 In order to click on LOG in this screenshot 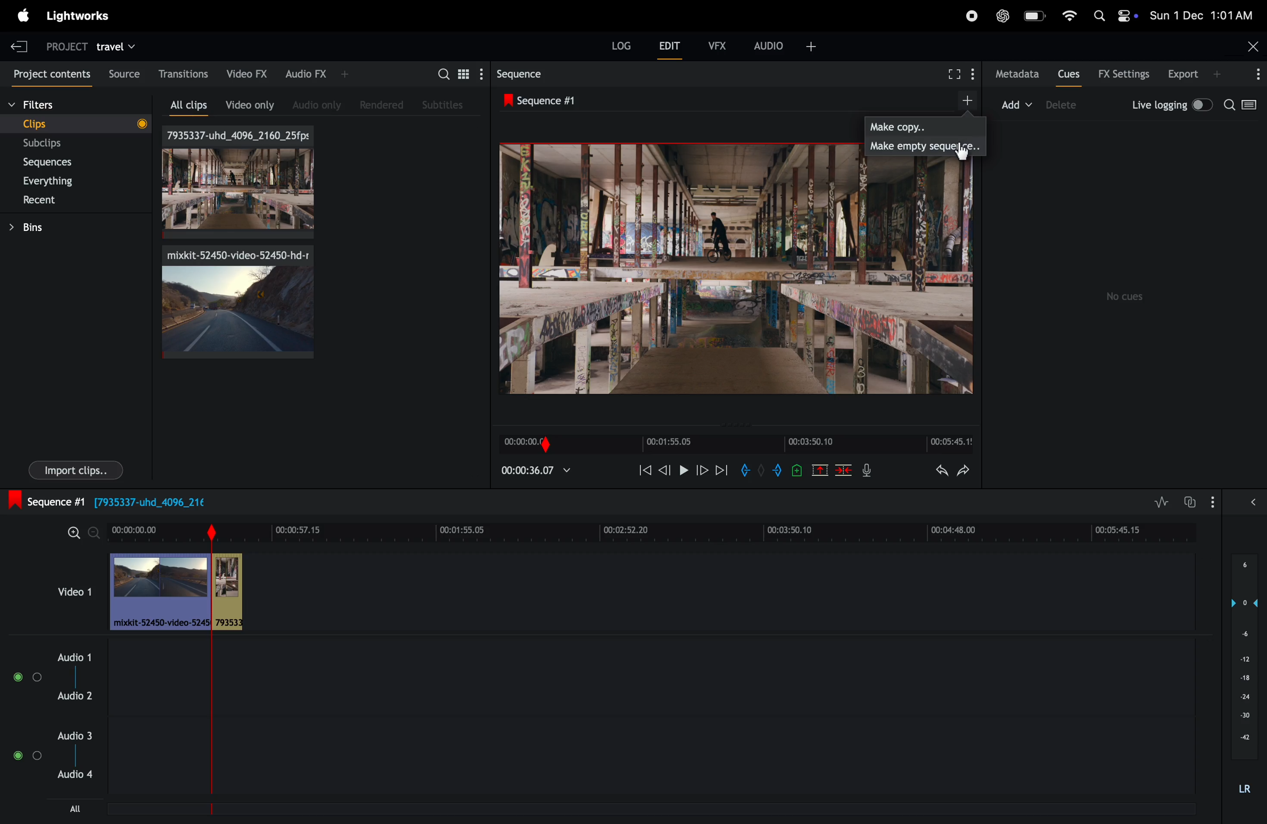, I will do `click(621, 46)`.